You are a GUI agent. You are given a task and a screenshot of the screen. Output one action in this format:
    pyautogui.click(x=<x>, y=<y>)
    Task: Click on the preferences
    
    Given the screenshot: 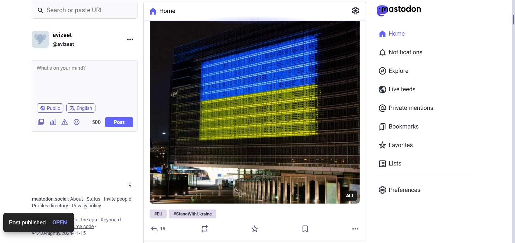 What is the action you would take?
    pyautogui.click(x=399, y=190)
    